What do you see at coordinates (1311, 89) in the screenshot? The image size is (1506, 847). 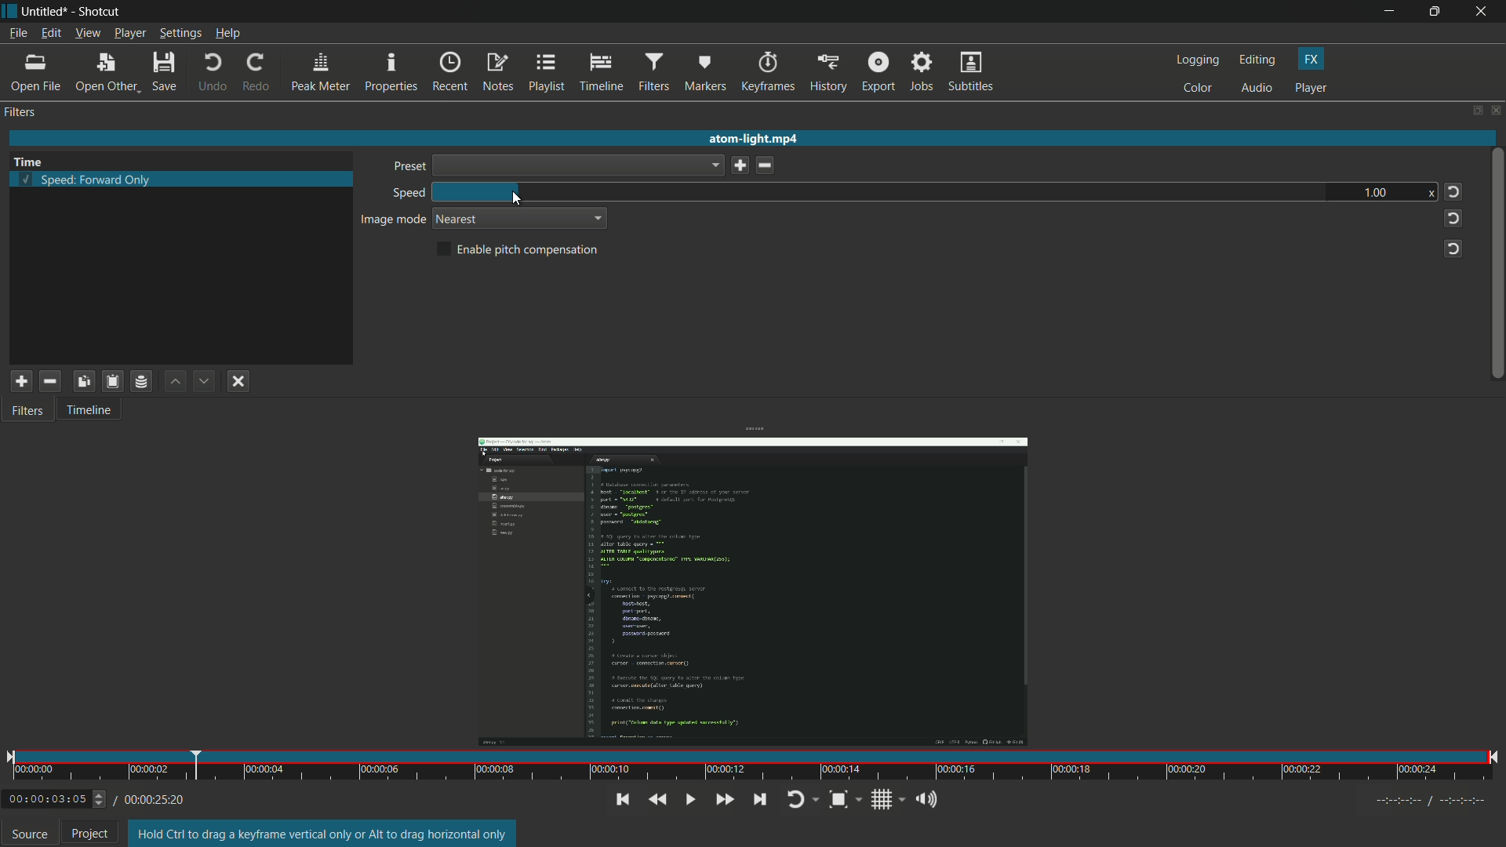 I see `player` at bounding box center [1311, 89].